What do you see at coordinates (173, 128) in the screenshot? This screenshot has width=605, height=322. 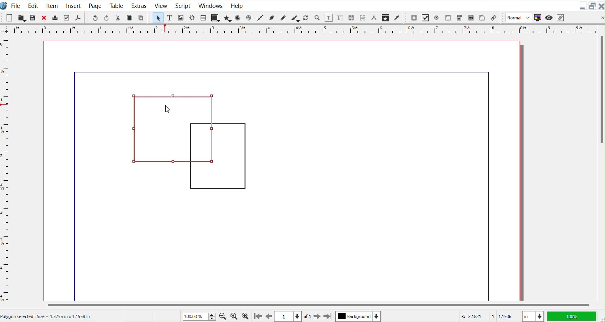 I see `Shape is Selected` at bounding box center [173, 128].